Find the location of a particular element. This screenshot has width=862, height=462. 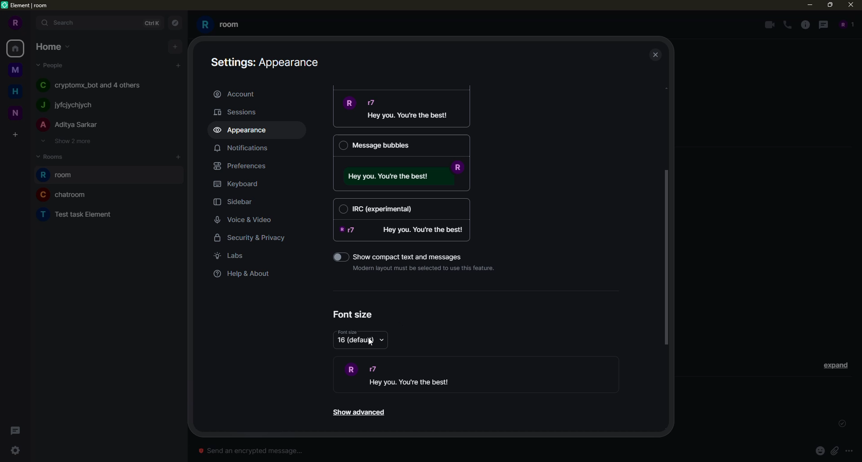

‘Show compact text and messages is located at coordinates (413, 255).